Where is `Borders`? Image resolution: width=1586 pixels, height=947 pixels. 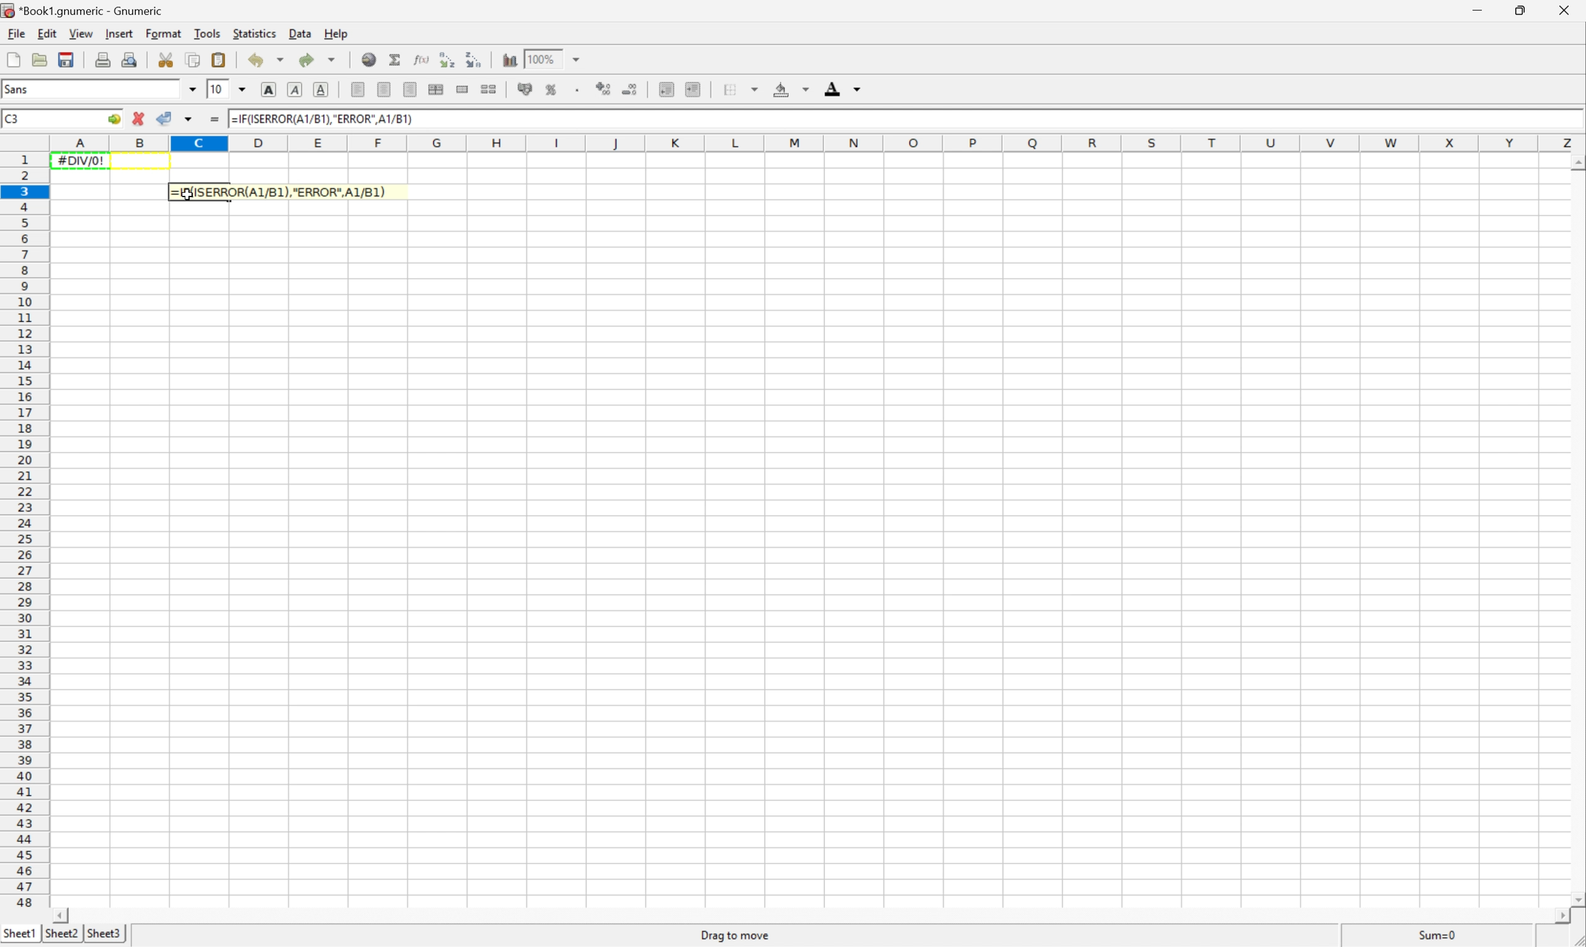
Borders is located at coordinates (731, 89).